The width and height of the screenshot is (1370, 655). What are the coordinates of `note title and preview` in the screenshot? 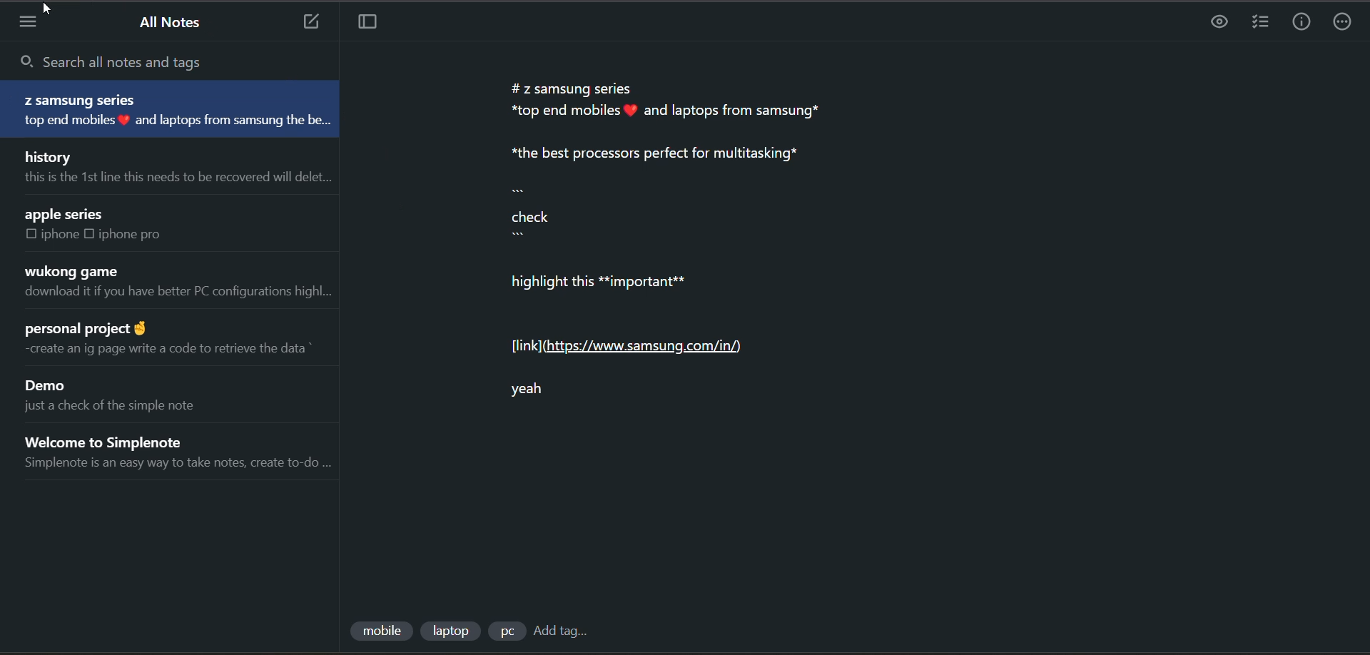 It's located at (173, 167).